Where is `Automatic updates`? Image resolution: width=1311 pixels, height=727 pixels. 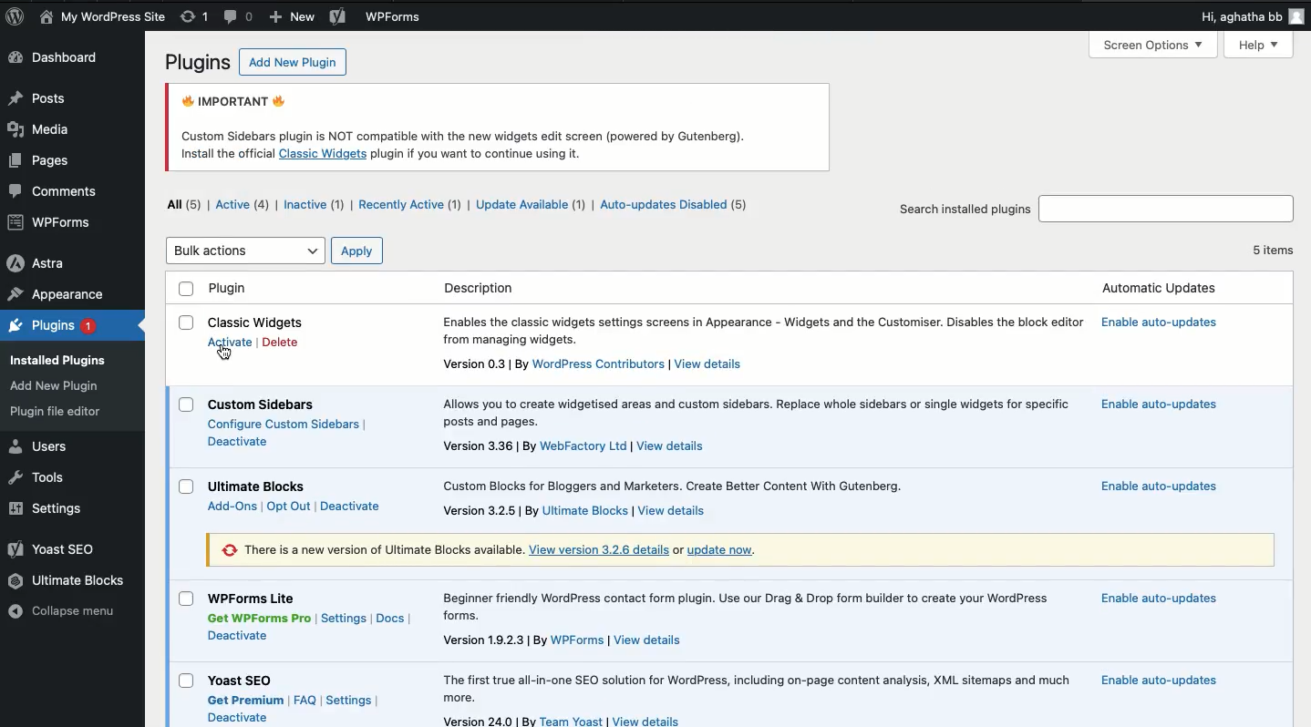 Automatic updates is located at coordinates (1152, 486).